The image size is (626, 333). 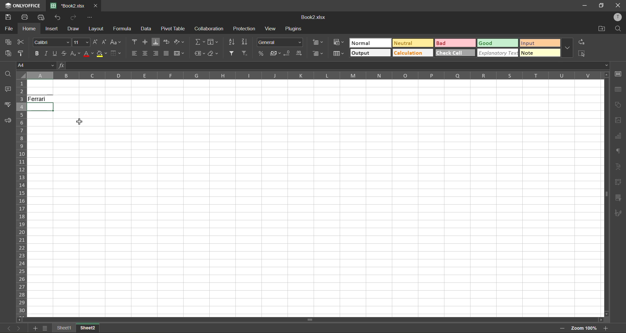 What do you see at coordinates (124, 29) in the screenshot?
I see `formula` at bounding box center [124, 29].